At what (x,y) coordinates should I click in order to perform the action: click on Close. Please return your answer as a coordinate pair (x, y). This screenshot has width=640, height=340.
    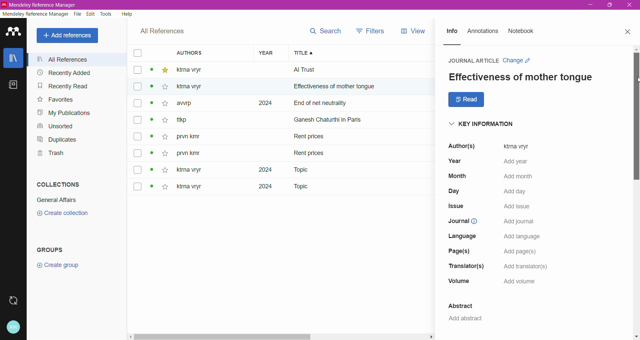
    Looking at the image, I should click on (629, 5).